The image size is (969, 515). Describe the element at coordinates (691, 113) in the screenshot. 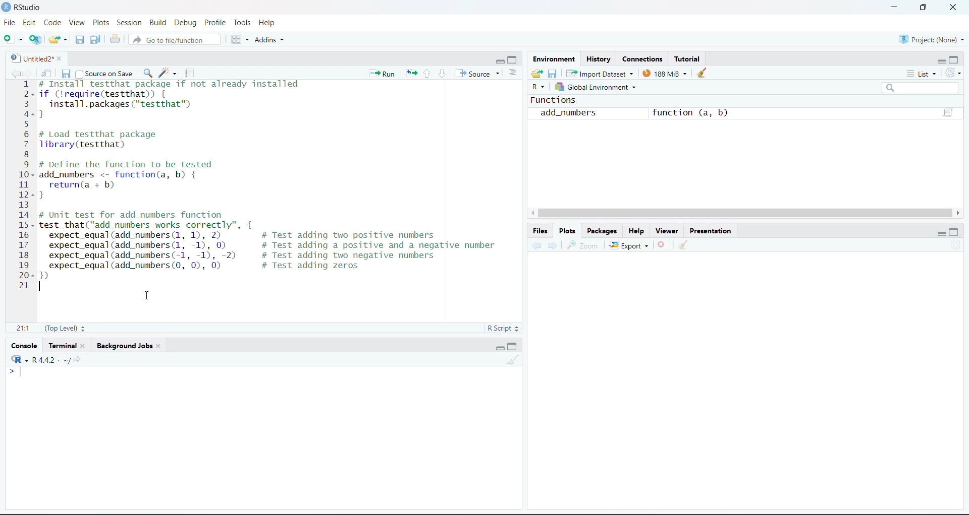

I see `function (a, b)` at that location.